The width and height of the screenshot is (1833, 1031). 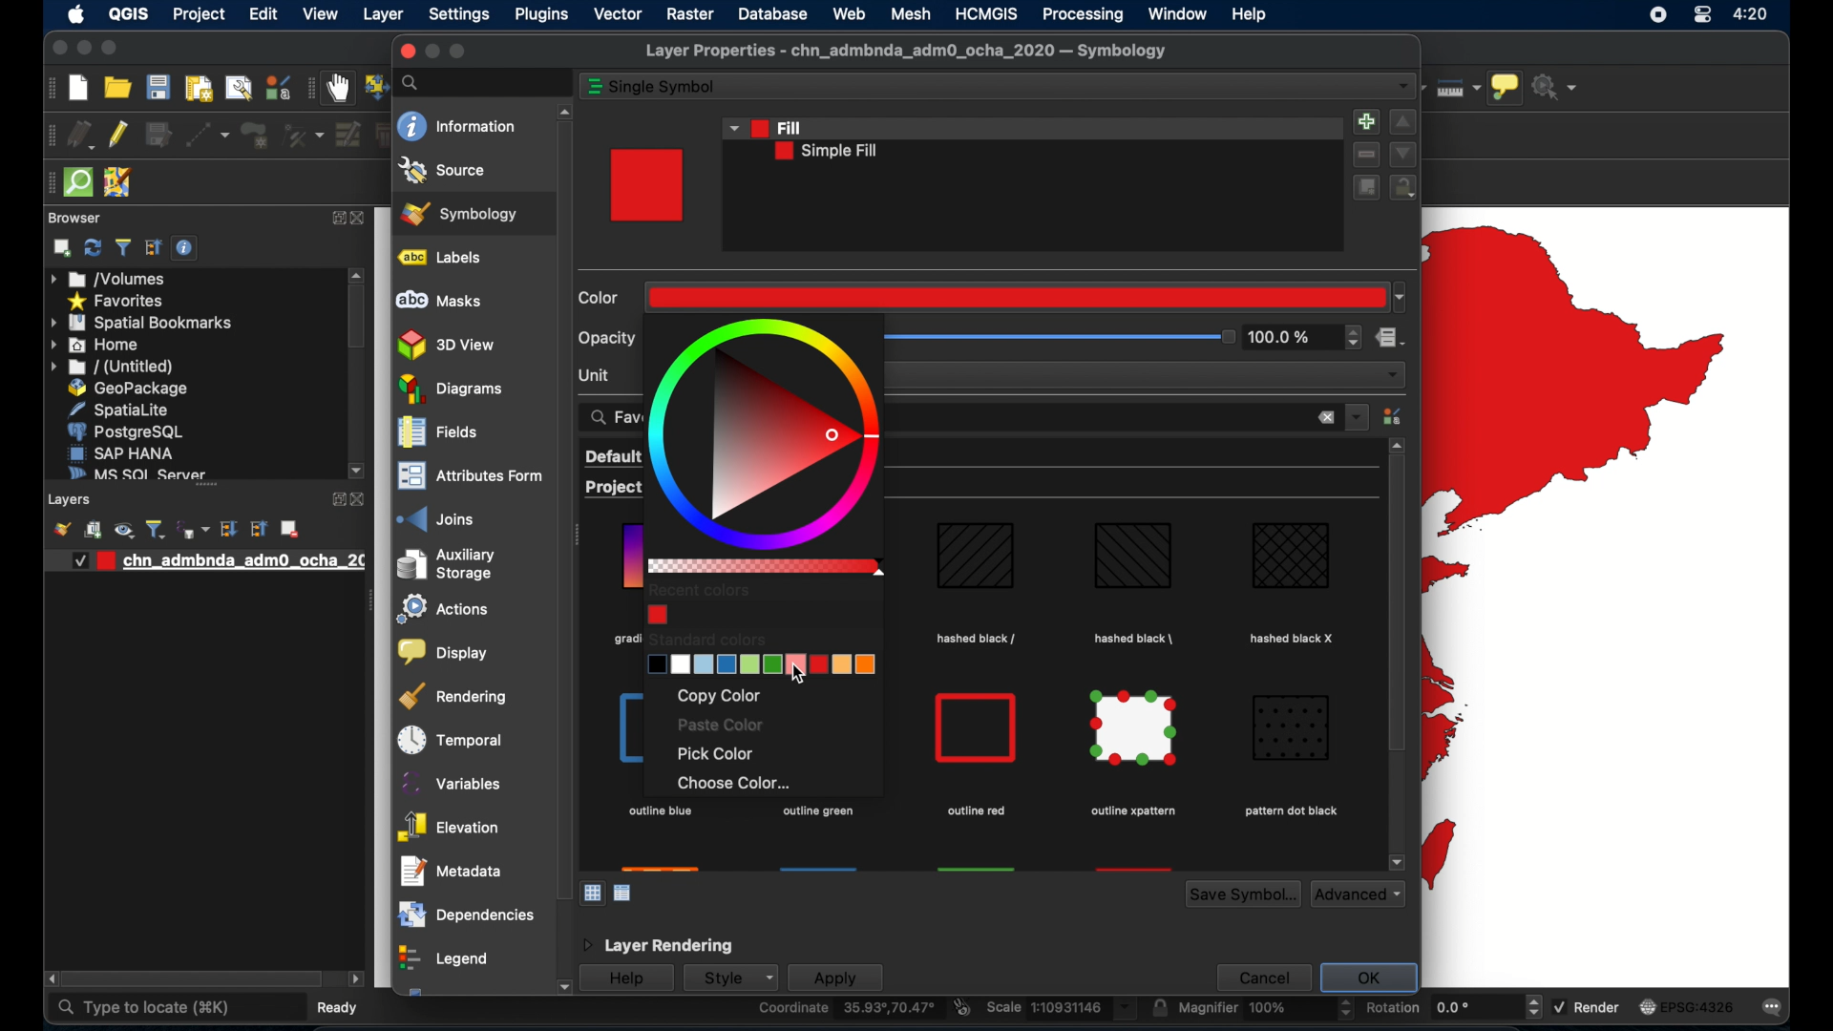 I want to click on search bar, so click(x=482, y=82).